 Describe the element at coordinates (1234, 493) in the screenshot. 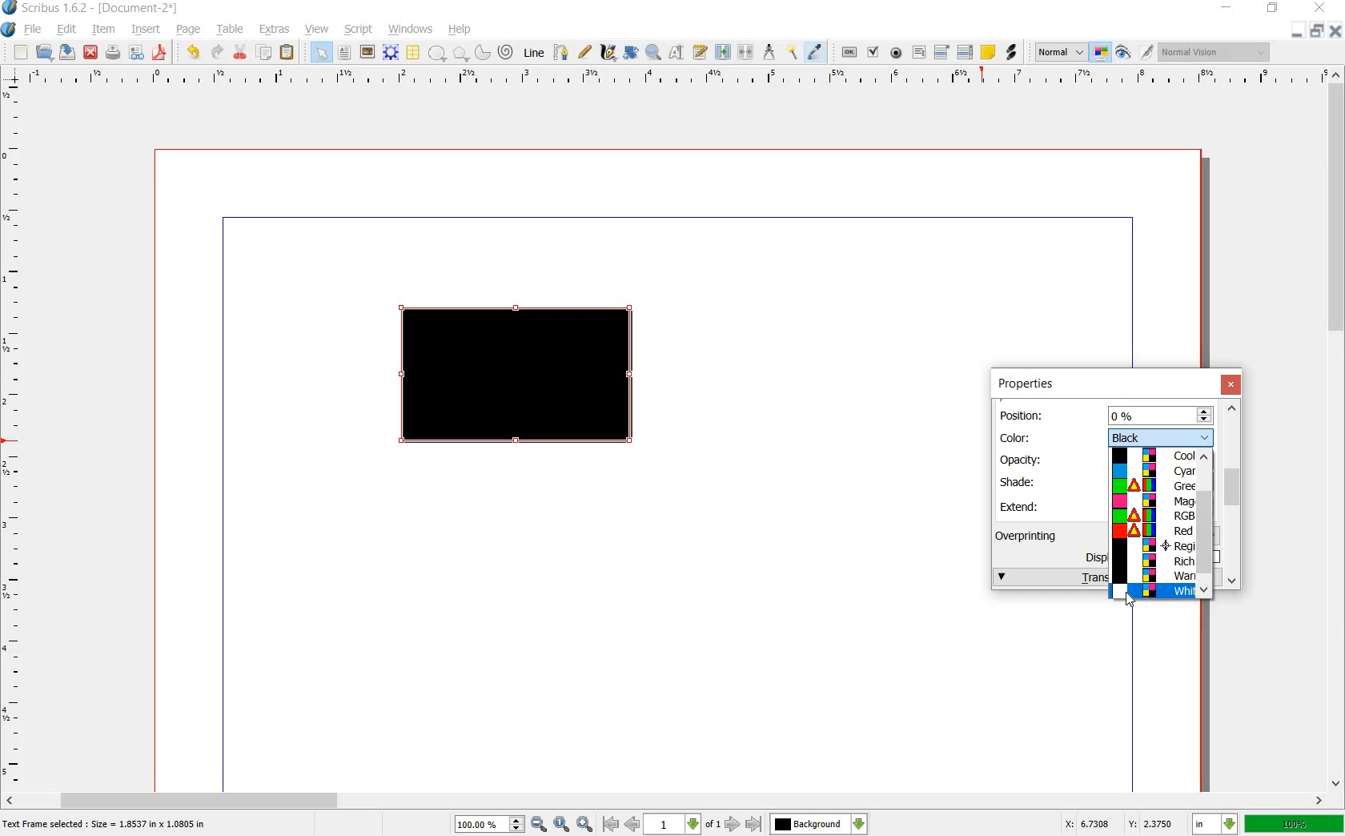

I see `scrollbar` at that location.